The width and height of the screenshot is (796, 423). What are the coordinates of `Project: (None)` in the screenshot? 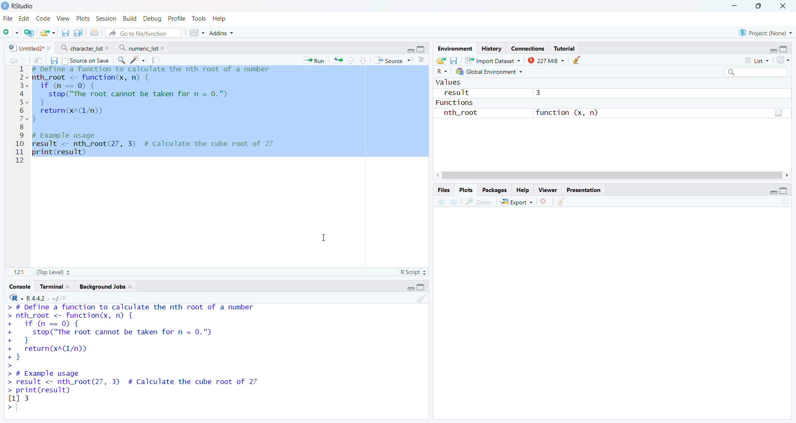 It's located at (765, 32).